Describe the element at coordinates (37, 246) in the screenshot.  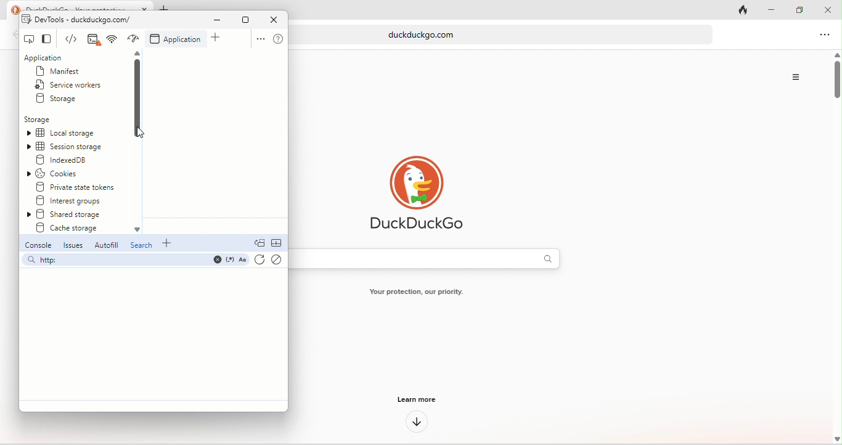
I see `console` at that location.